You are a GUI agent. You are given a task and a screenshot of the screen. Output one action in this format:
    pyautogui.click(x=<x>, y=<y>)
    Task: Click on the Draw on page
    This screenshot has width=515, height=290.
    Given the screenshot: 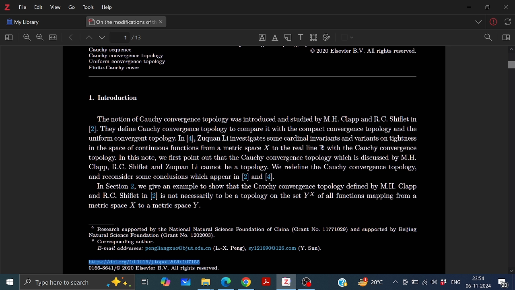 What is the action you would take?
    pyautogui.click(x=327, y=38)
    